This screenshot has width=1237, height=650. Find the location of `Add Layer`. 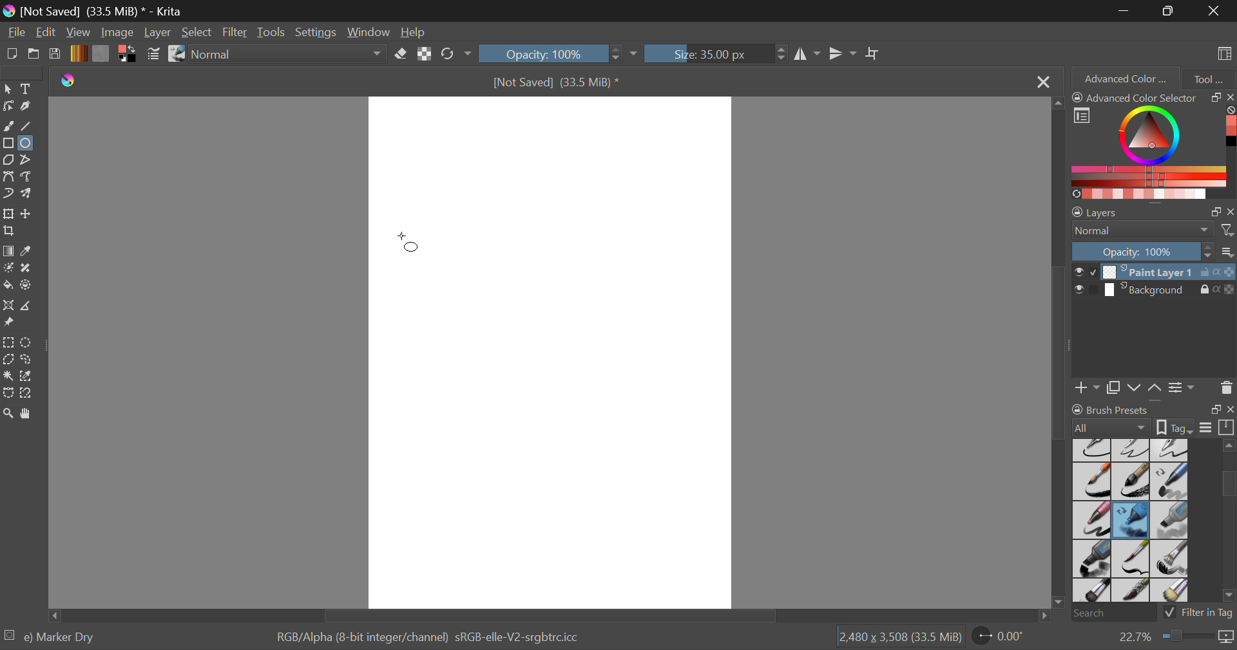

Add Layer is located at coordinates (1088, 386).